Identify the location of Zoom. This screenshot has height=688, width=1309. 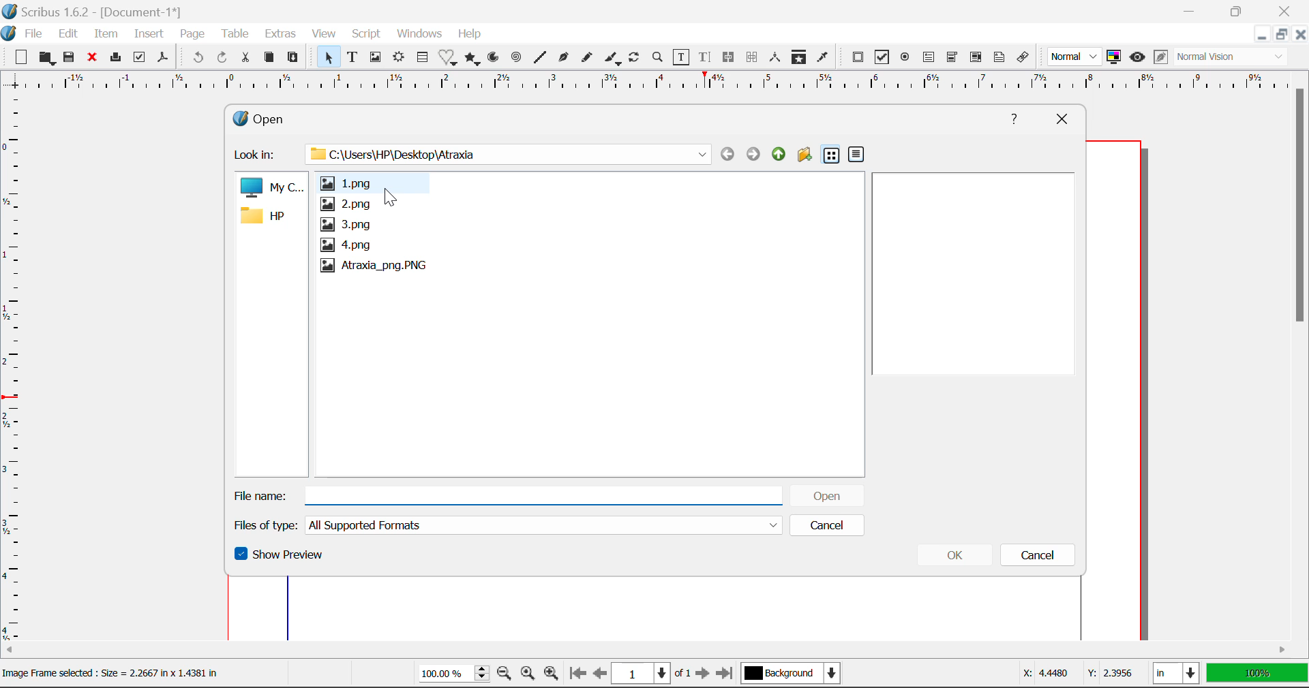
(659, 59).